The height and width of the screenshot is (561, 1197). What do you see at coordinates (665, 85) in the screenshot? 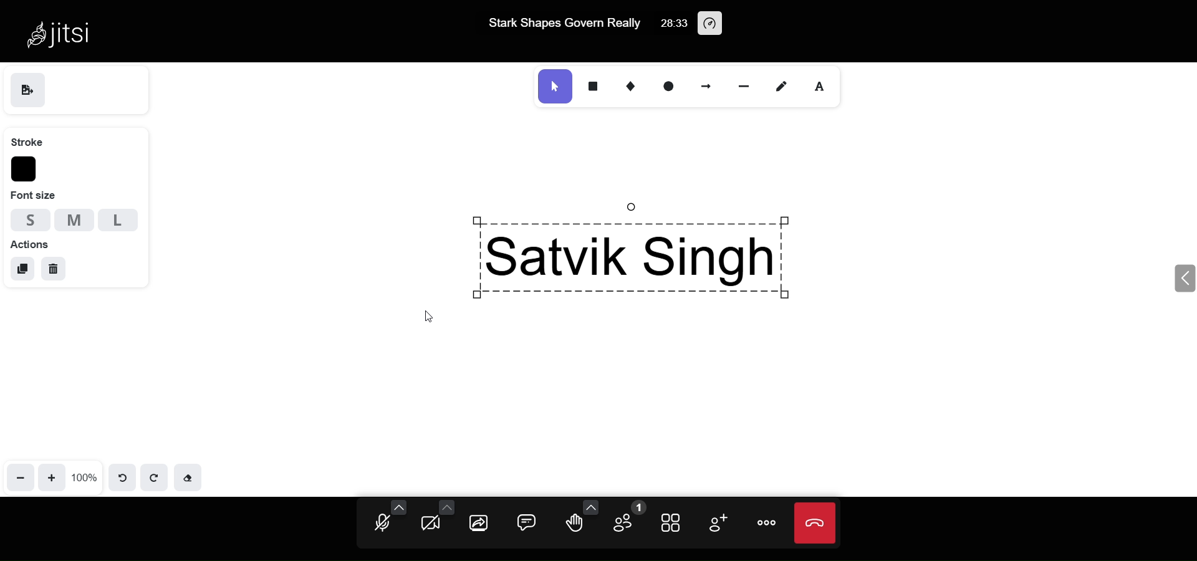
I see `ellipse` at bounding box center [665, 85].